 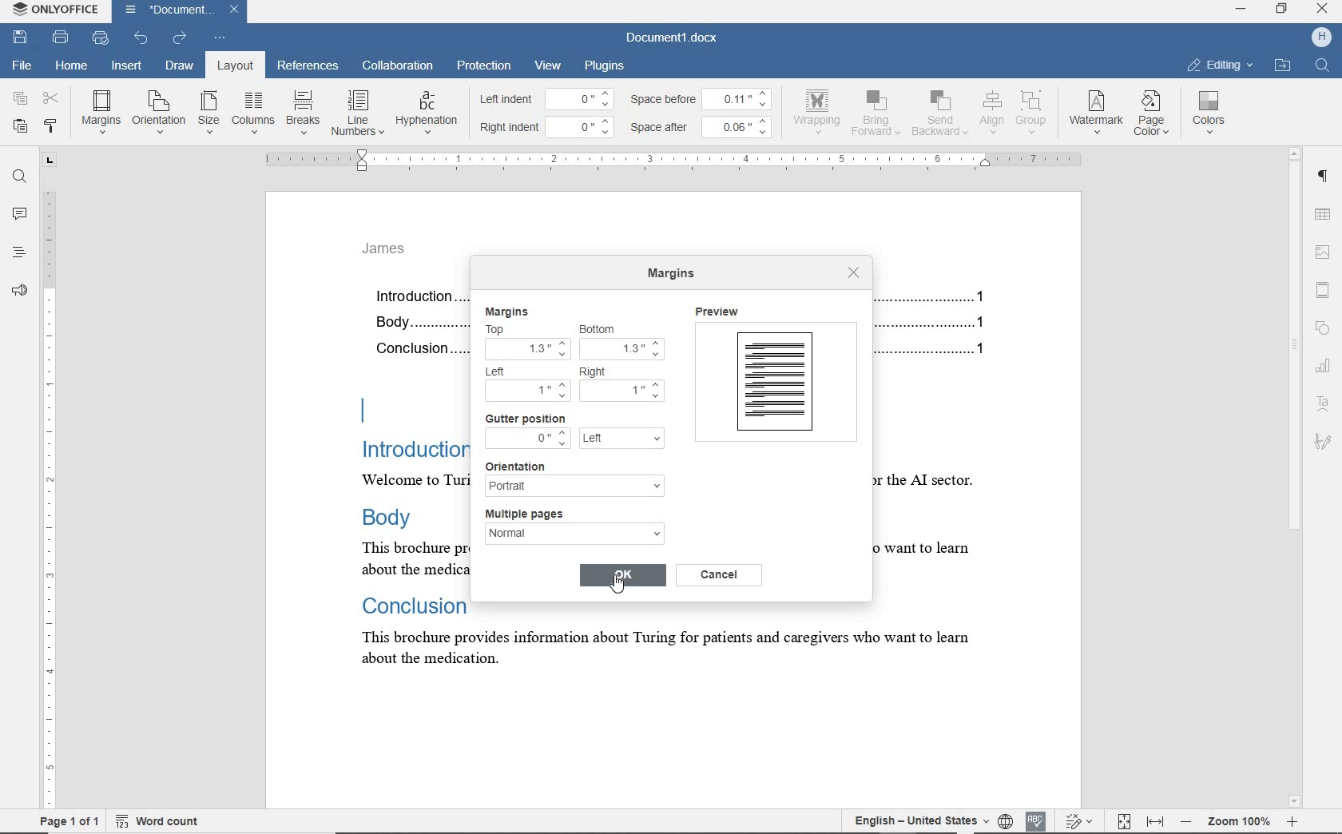 What do you see at coordinates (101, 111) in the screenshot?
I see `margins` at bounding box center [101, 111].